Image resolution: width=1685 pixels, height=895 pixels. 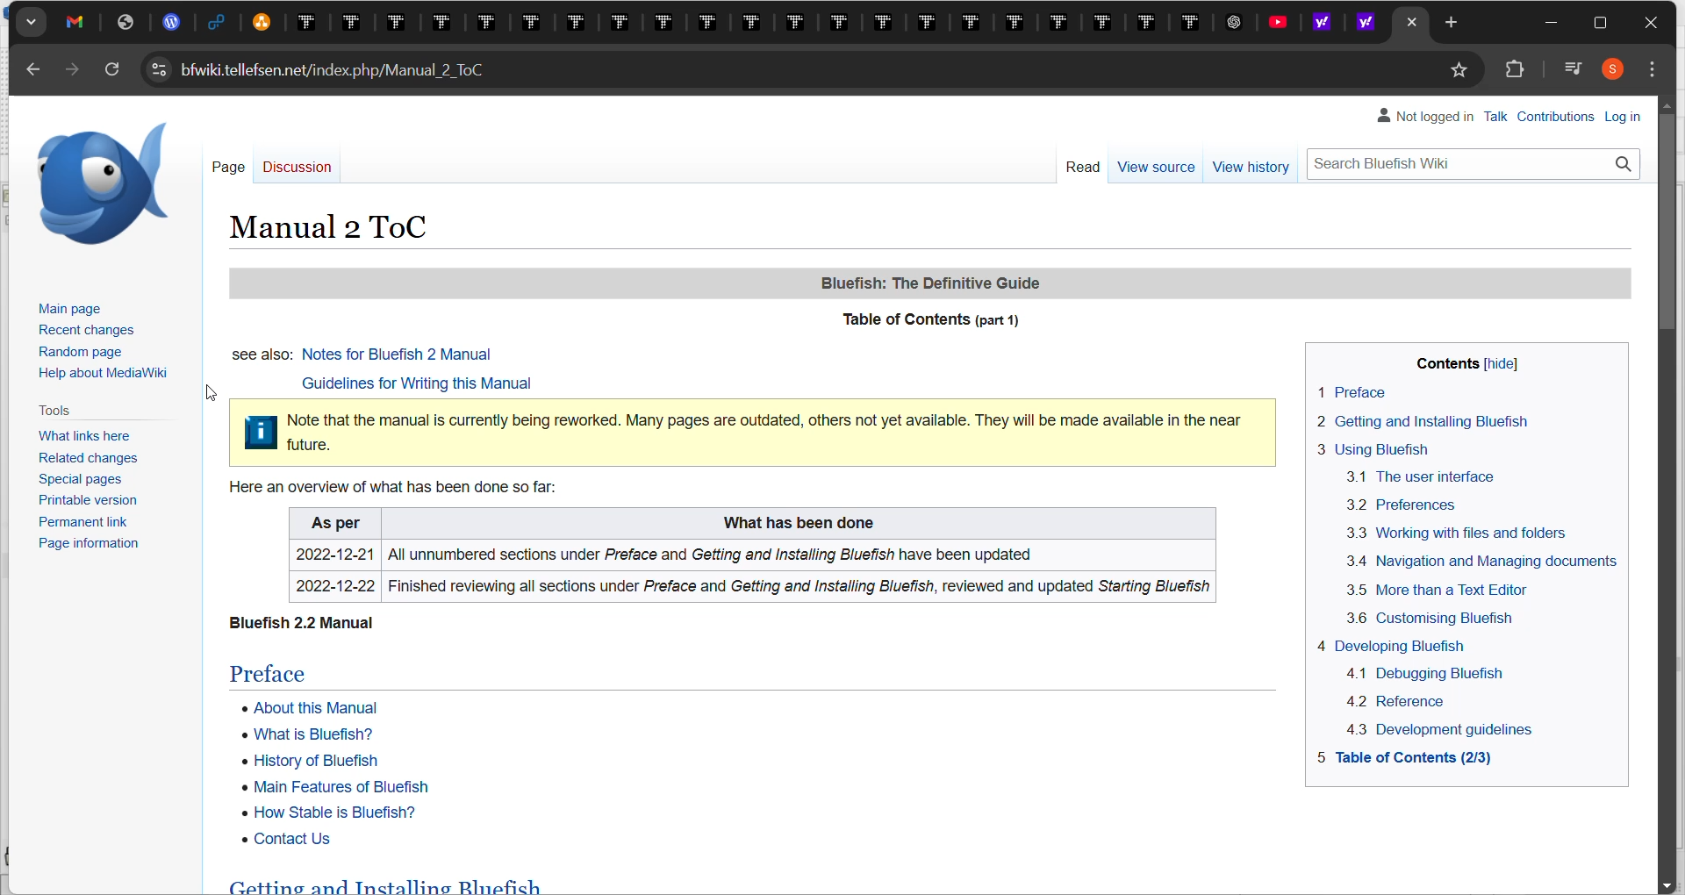 What do you see at coordinates (1473, 161) in the screenshot?
I see `search ` at bounding box center [1473, 161].